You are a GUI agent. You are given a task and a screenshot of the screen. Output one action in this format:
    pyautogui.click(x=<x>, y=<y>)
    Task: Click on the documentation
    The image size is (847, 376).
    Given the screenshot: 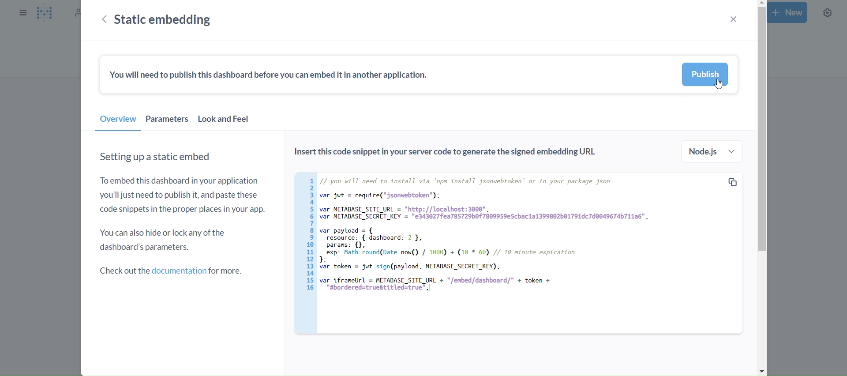 What is the action you would take?
    pyautogui.click(x=173, y=272)
    